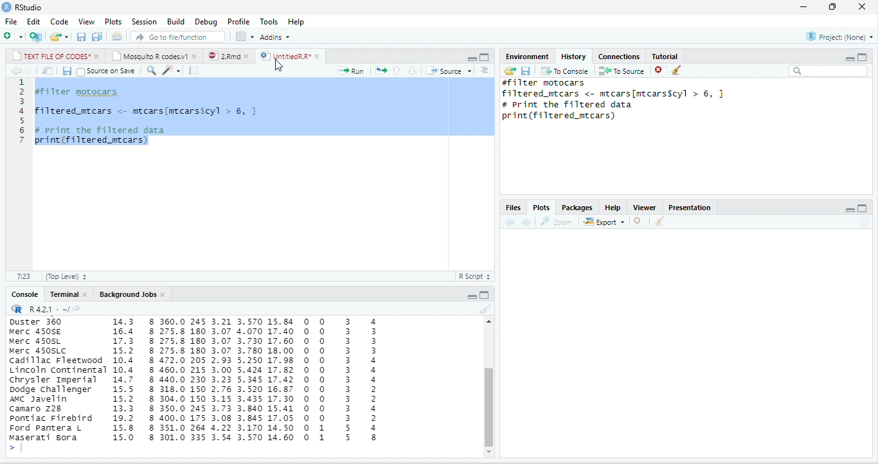  Describe the element at coordinates (193, 70) in the screenshot. I see `compile report` at that location.